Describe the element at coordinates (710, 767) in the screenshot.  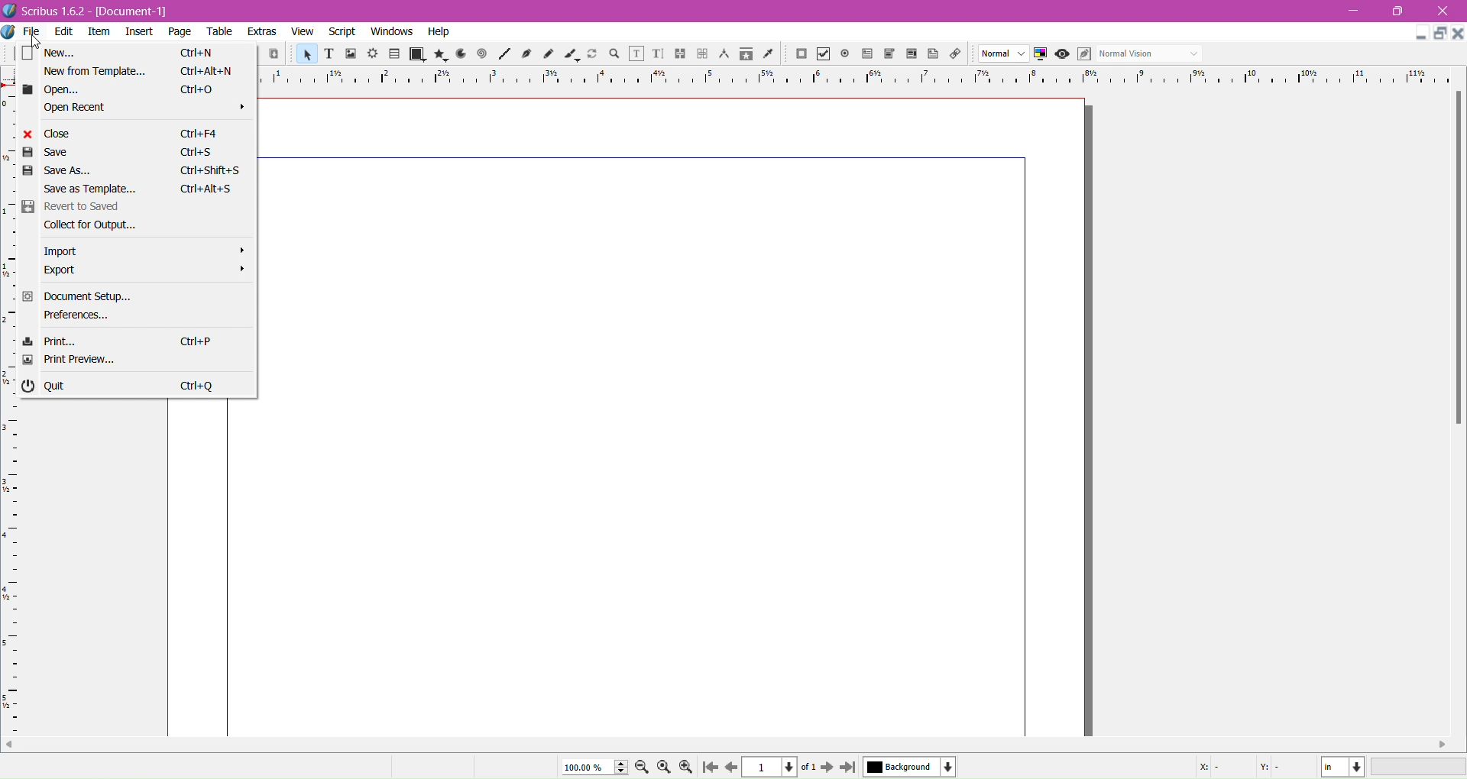
I see `Go to first page` at that location.